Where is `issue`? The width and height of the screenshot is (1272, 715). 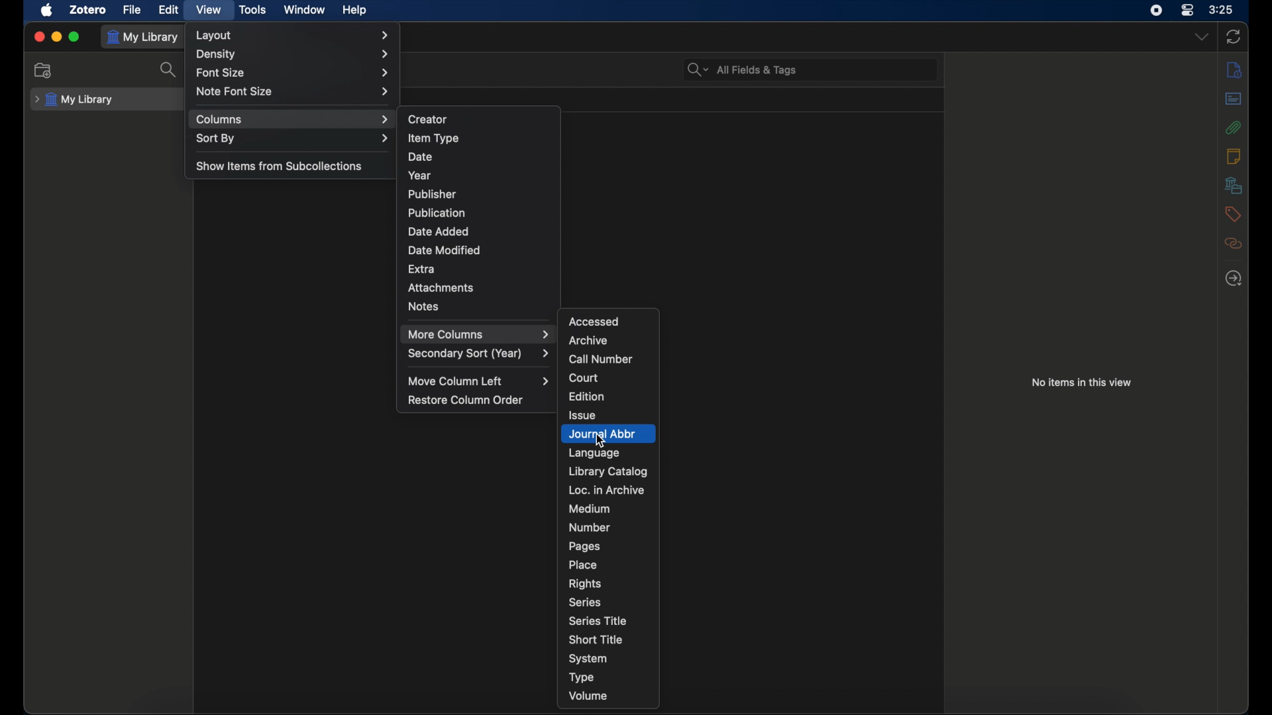
issue is located at coordinates (584, 416).